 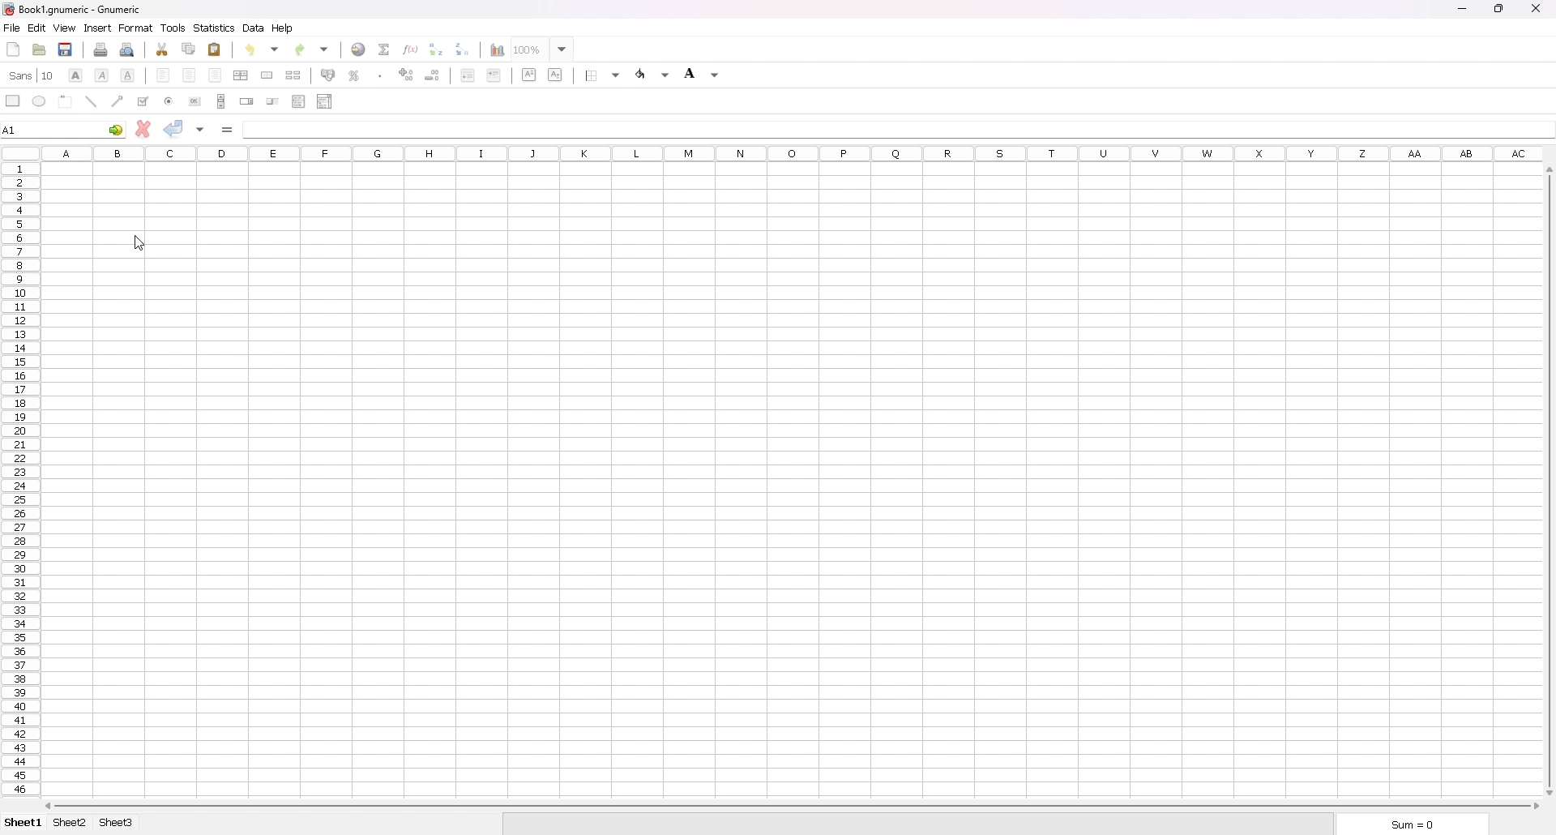 What do you see at coordinates (188, 74) in the screenshot?
I see `centre` at bounding box center [188, 74].